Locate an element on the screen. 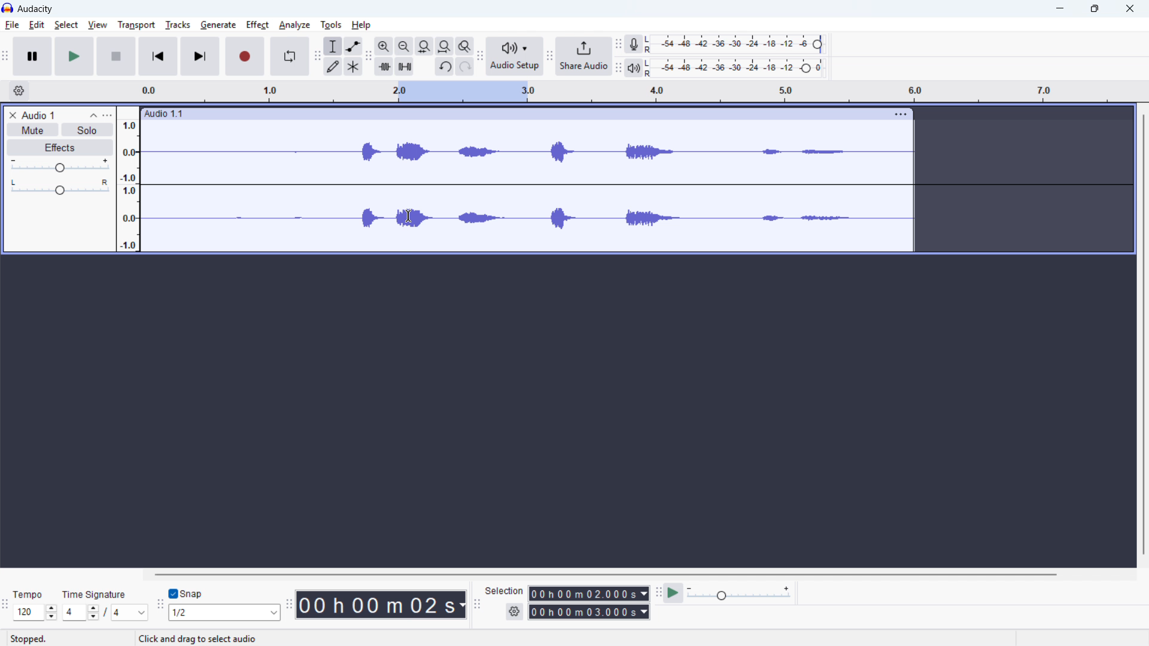 Image resolution: width=1149 pixels, height=646 pixels. Toggle zoom is located at coordinates (464, 45).